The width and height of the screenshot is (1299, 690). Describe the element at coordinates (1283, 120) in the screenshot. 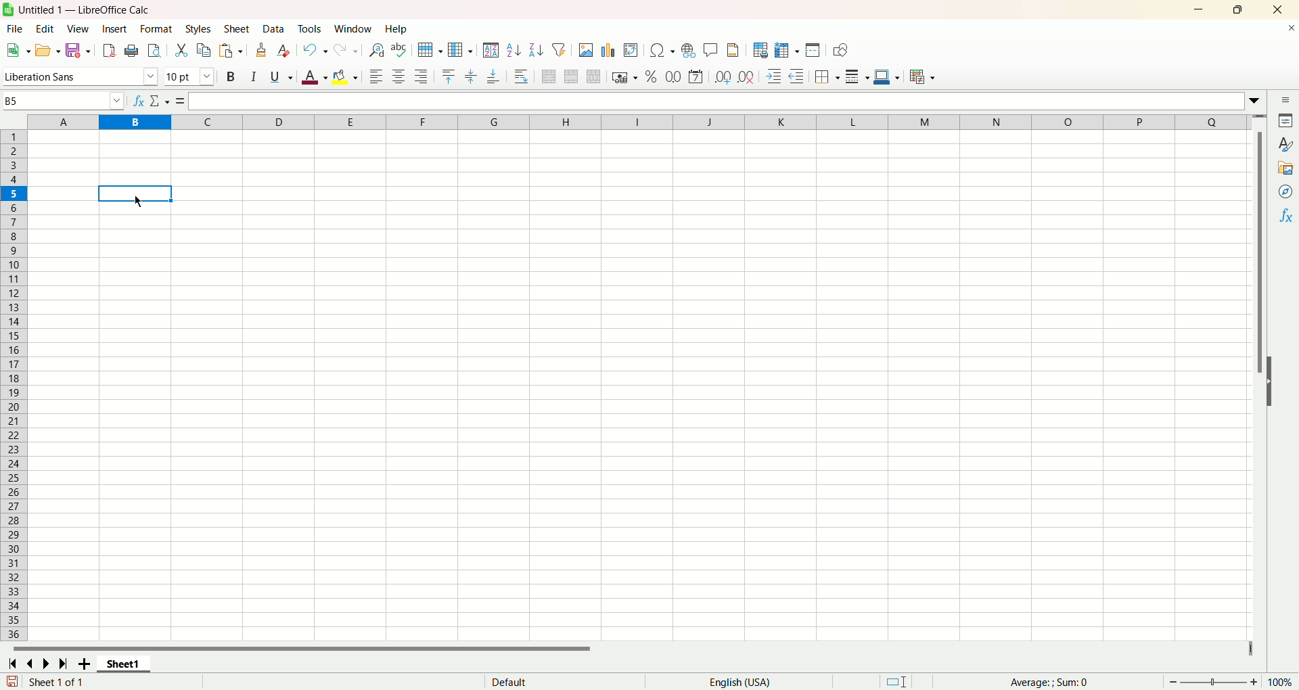

I see `properties` at that location.